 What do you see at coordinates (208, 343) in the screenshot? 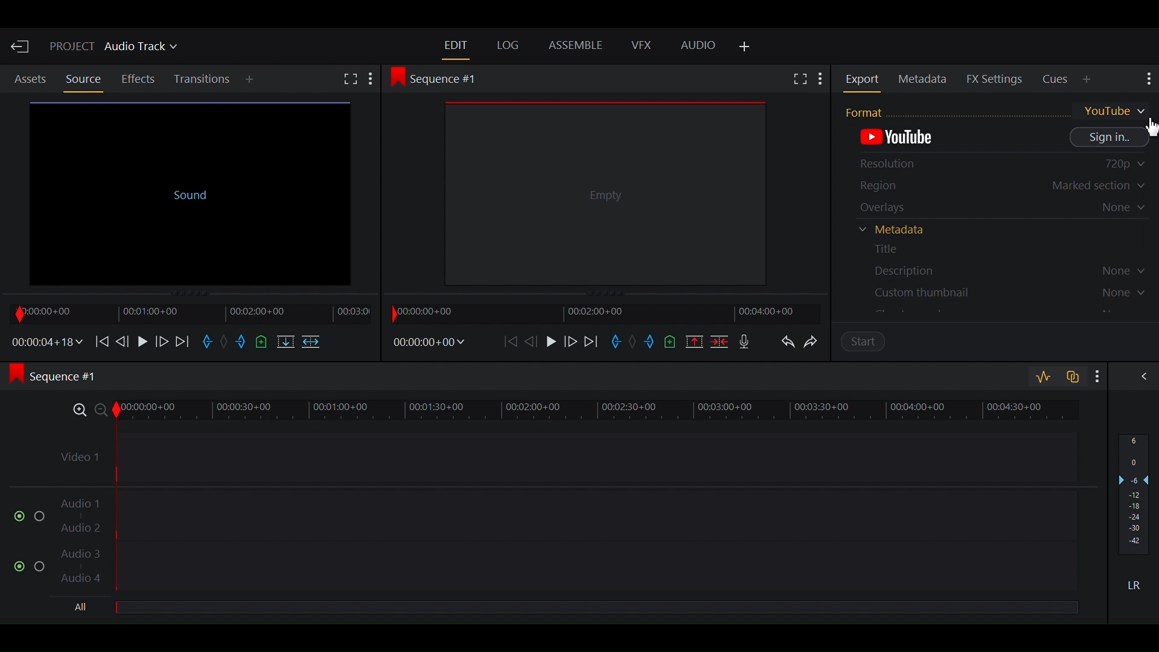
I see `Mark in` at bounding box center [208, 343].